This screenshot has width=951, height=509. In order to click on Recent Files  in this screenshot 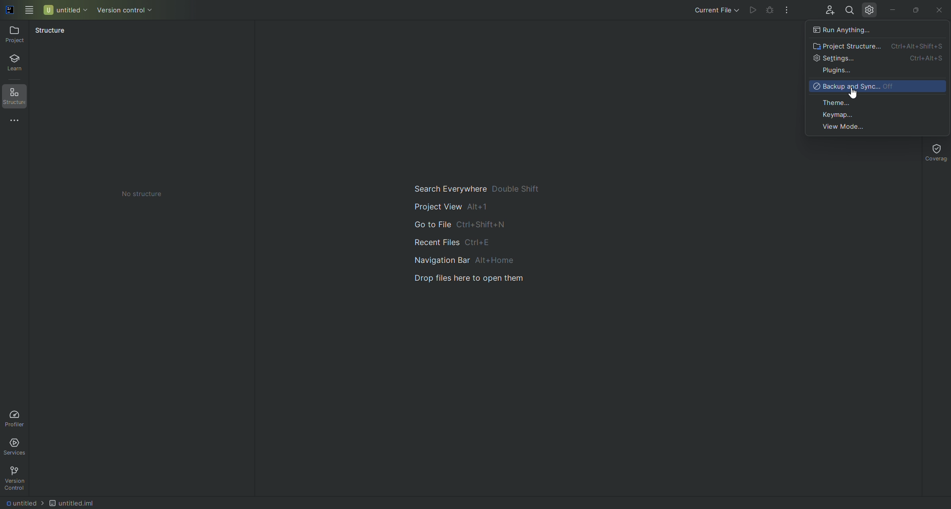, I will do `click(449, 241)`.